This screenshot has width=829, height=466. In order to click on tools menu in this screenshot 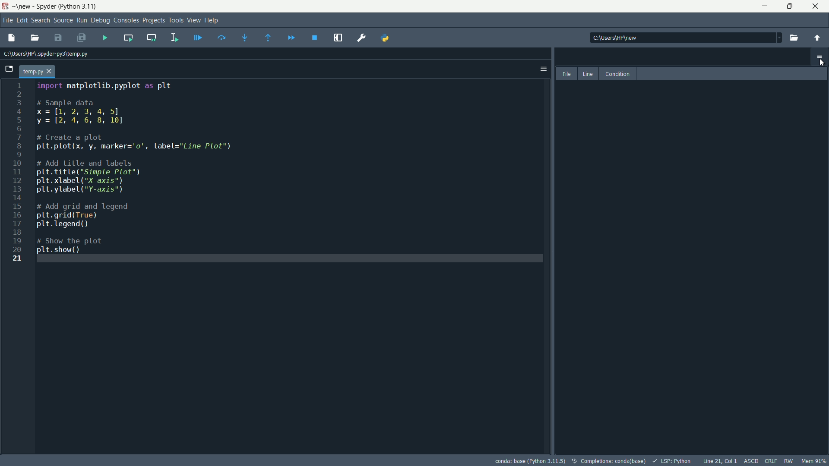, I will do `click(175, 20)`.